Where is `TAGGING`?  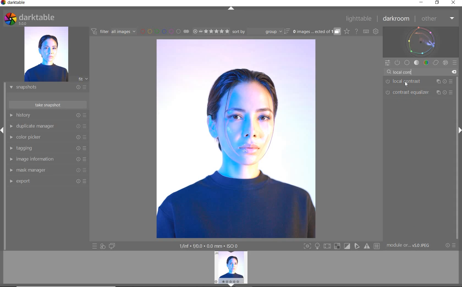 TAGGING is located at coordinates (46, 148).